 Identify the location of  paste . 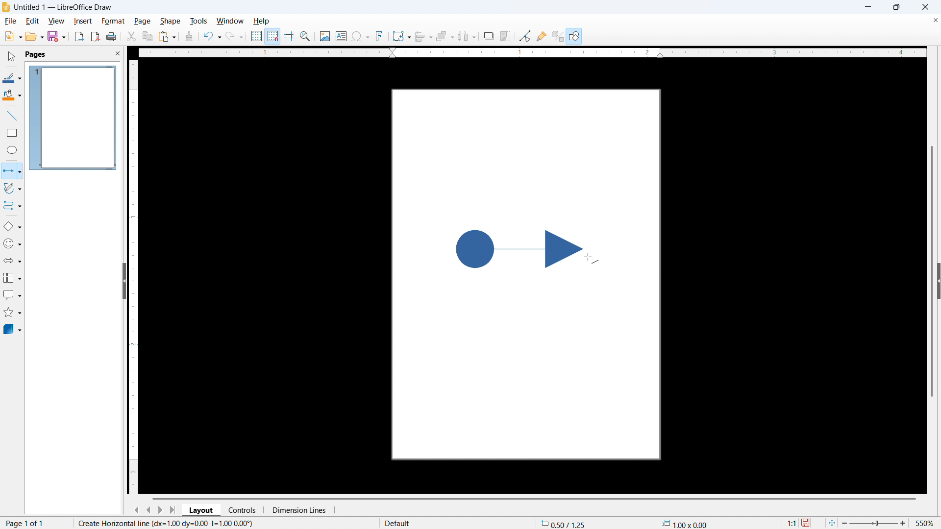
(167, 37).